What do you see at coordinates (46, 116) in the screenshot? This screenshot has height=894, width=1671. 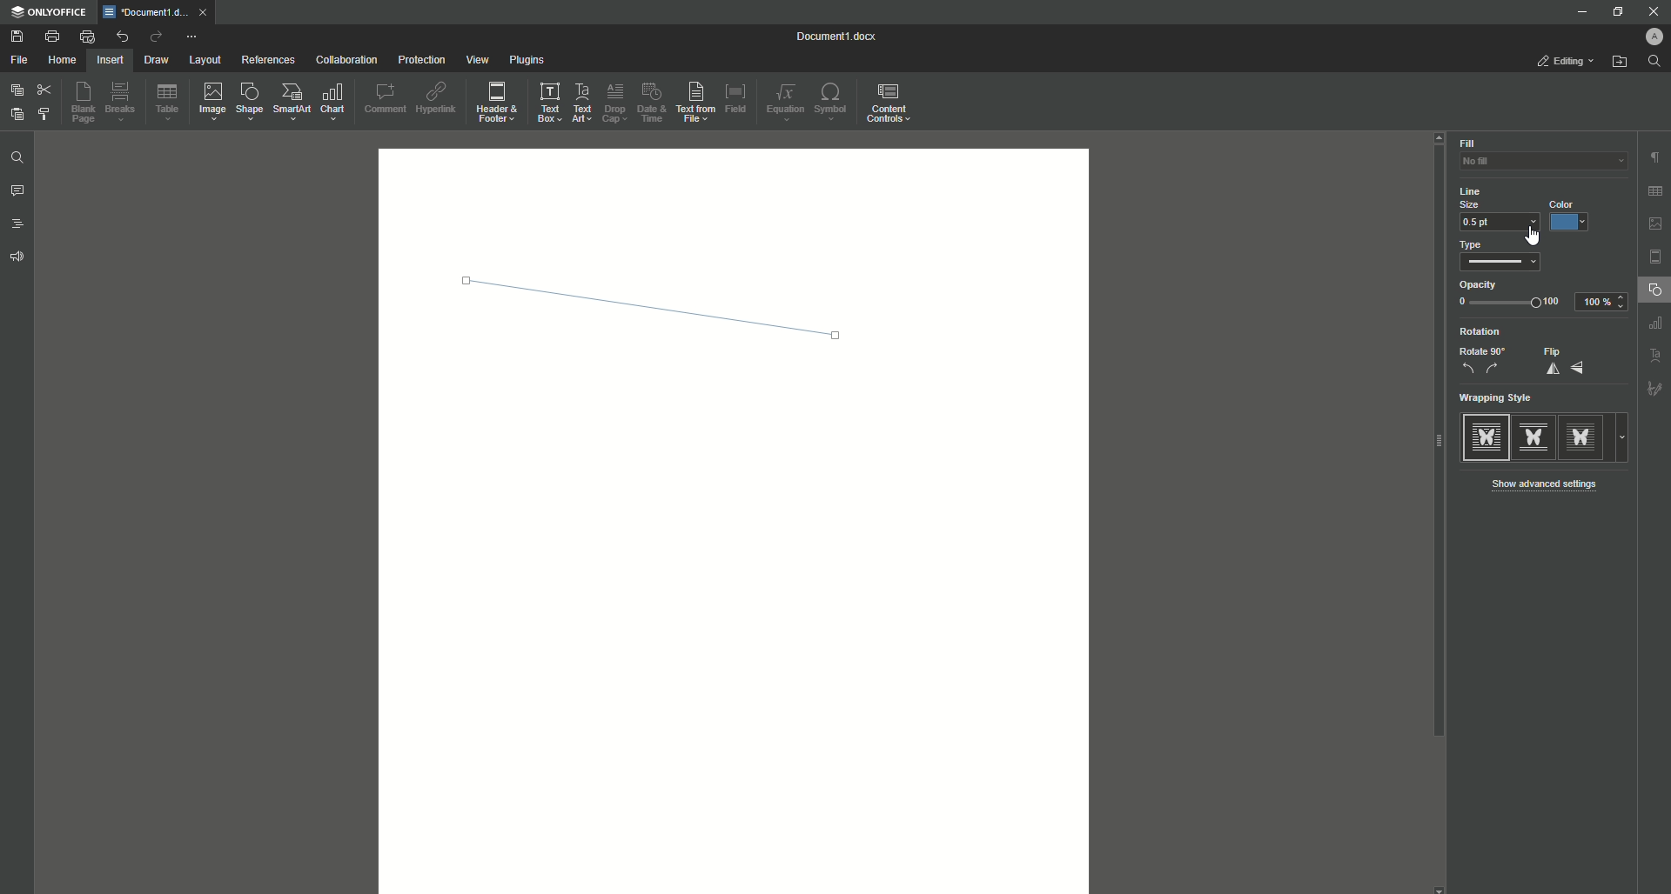 I see `Choose Styling` at bounding box center [46, 116].